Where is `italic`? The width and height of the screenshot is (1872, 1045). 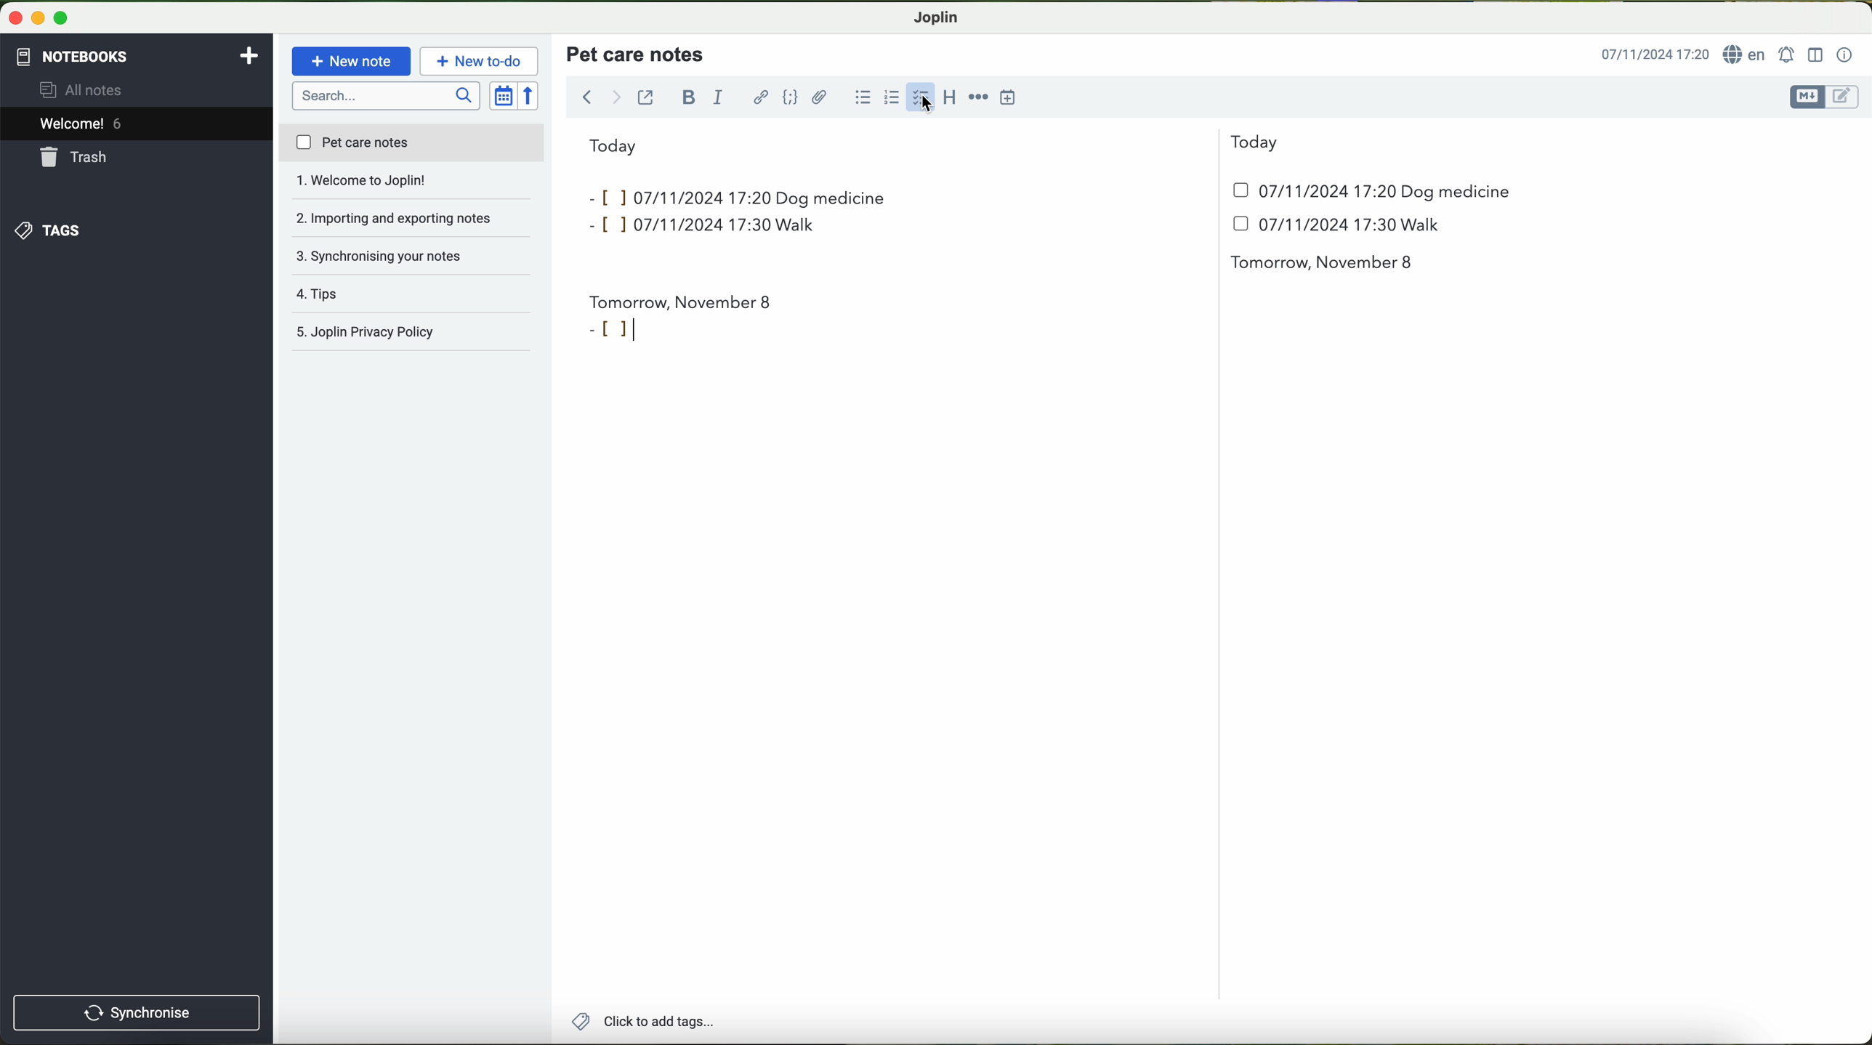
italic is located at coordinates (716, 98).